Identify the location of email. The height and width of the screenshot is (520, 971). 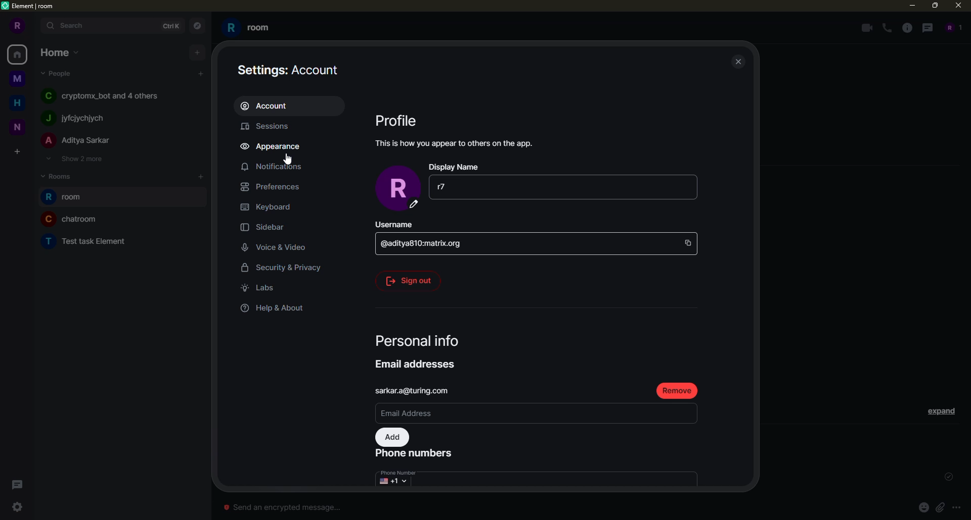
(411, 391).